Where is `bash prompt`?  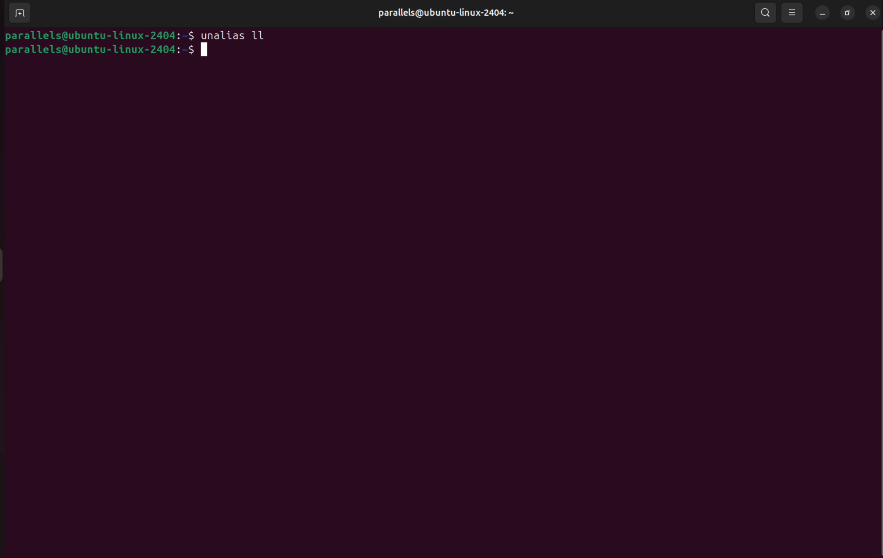 bash prompt is located at coordinates (107, 51).